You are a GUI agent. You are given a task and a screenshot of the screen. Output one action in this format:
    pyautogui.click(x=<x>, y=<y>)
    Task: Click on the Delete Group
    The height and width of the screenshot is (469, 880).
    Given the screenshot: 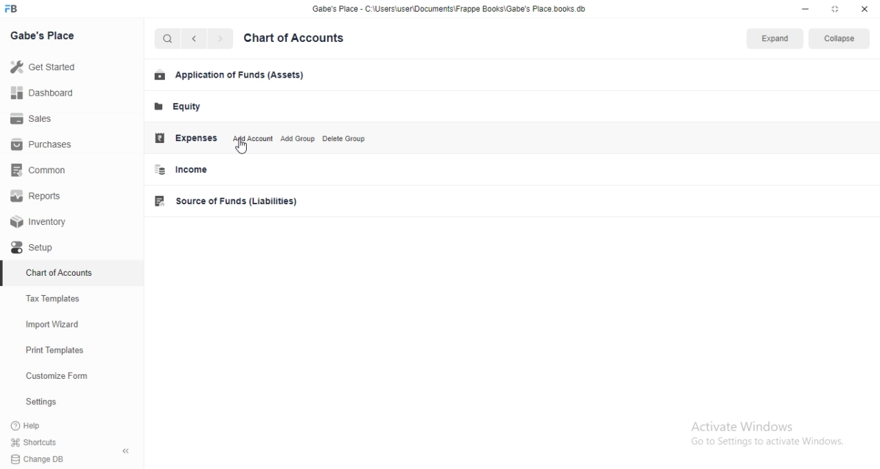 What is the action you would take?
    pyautogui.click(x=353, y=138)
    